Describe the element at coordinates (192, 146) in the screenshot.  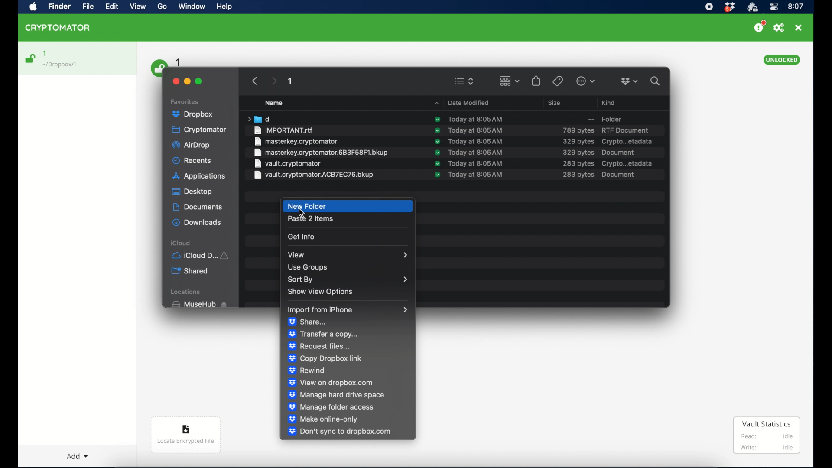
I see `airdrop` at that location.